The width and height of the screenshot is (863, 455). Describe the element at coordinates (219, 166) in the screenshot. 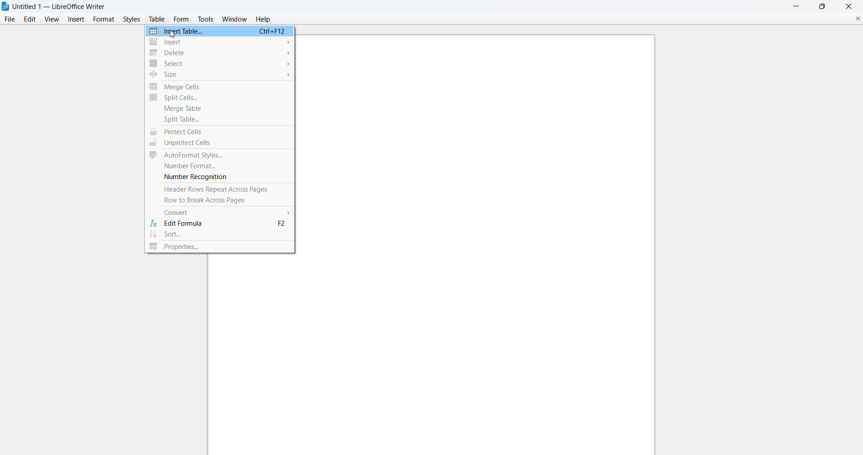

I see `number format` at that location.